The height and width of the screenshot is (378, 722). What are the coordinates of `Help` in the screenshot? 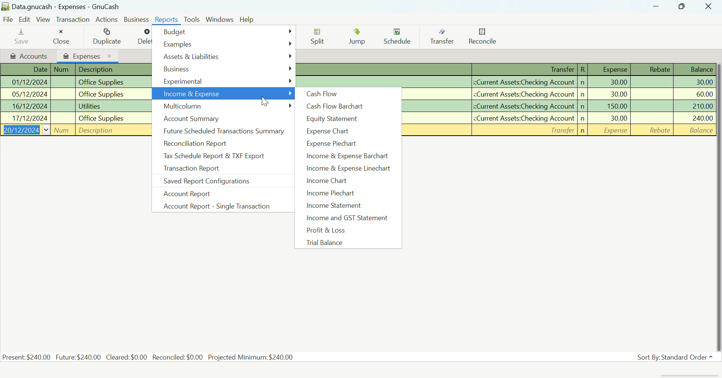 It's located at (247, 19).